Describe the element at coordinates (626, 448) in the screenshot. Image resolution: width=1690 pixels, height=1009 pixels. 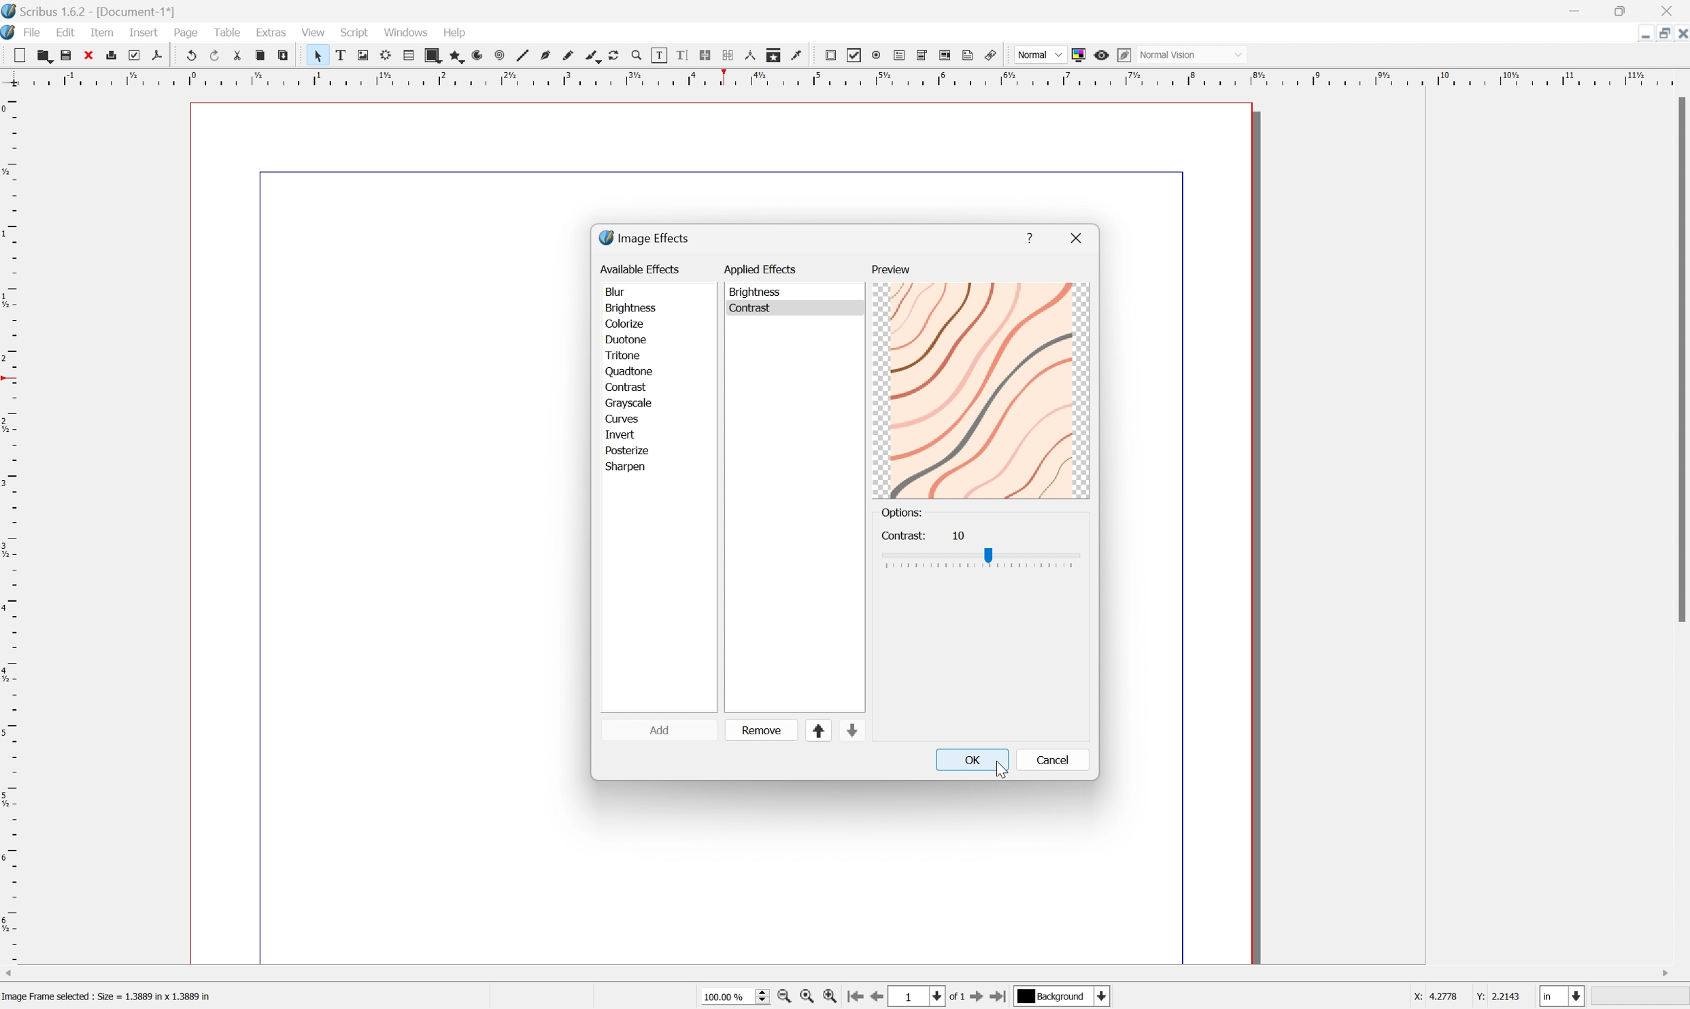
I see `posterize` at that location.